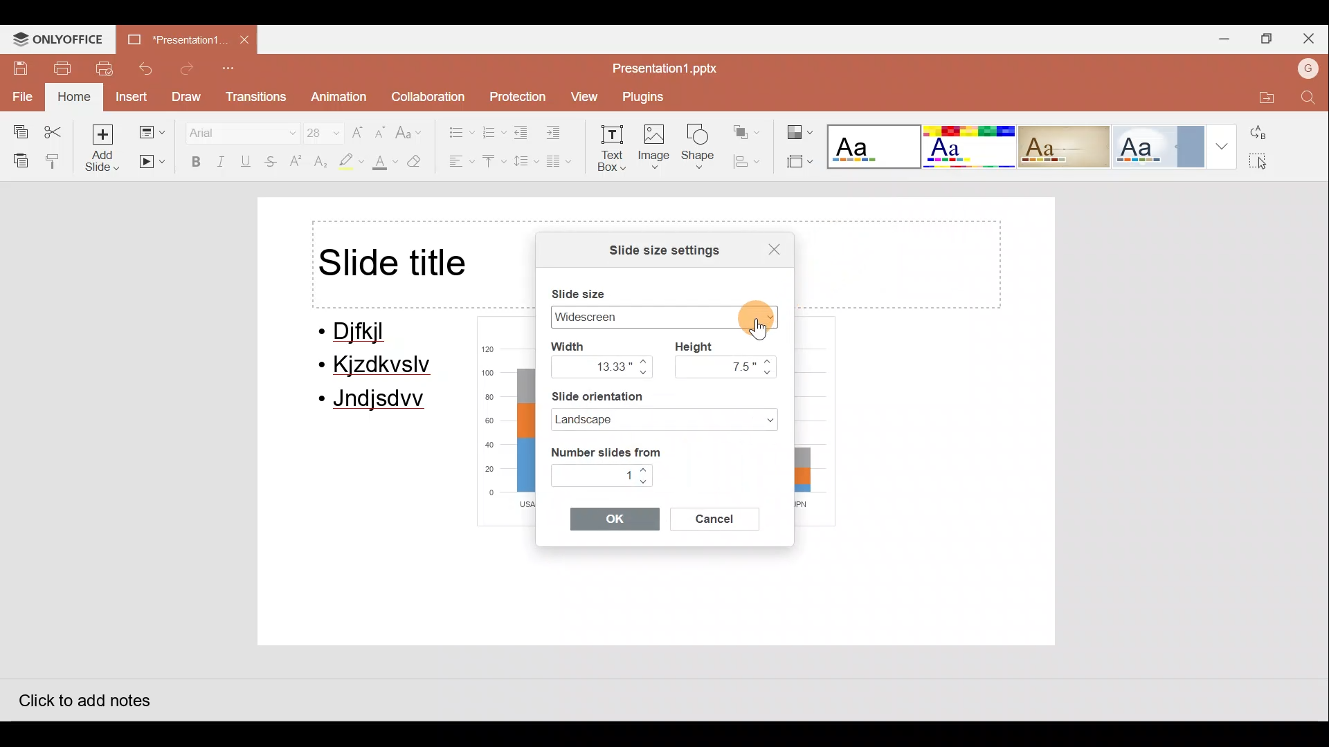 The height and width of the screenshot is (747, 1329). Describe the element at coordinates (593, 474) in the screenshot. I see `1` at that location.